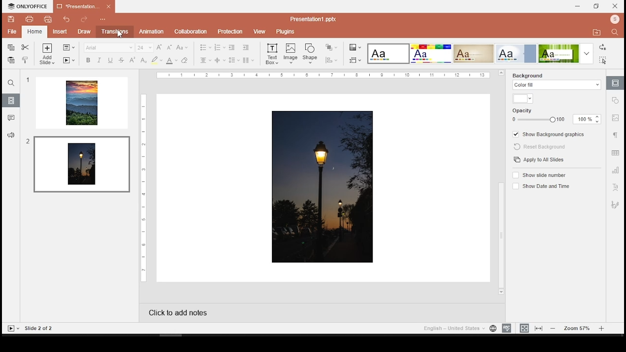  I want to click on text box, so click(272, 55).